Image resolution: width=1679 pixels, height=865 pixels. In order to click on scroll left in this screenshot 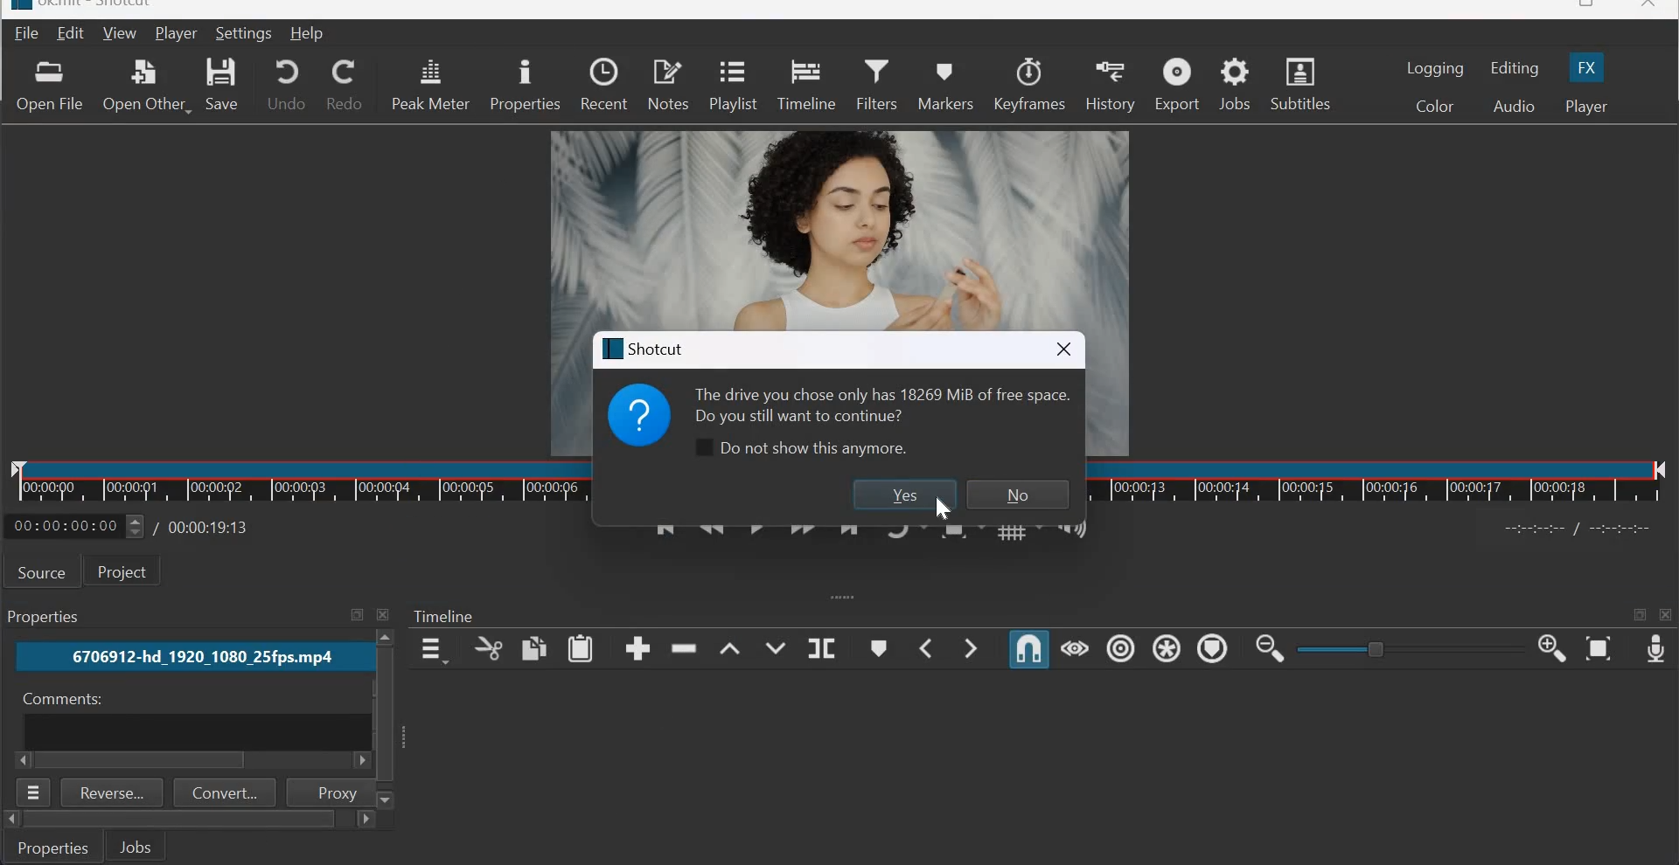, I will do `click(359, 762)`.